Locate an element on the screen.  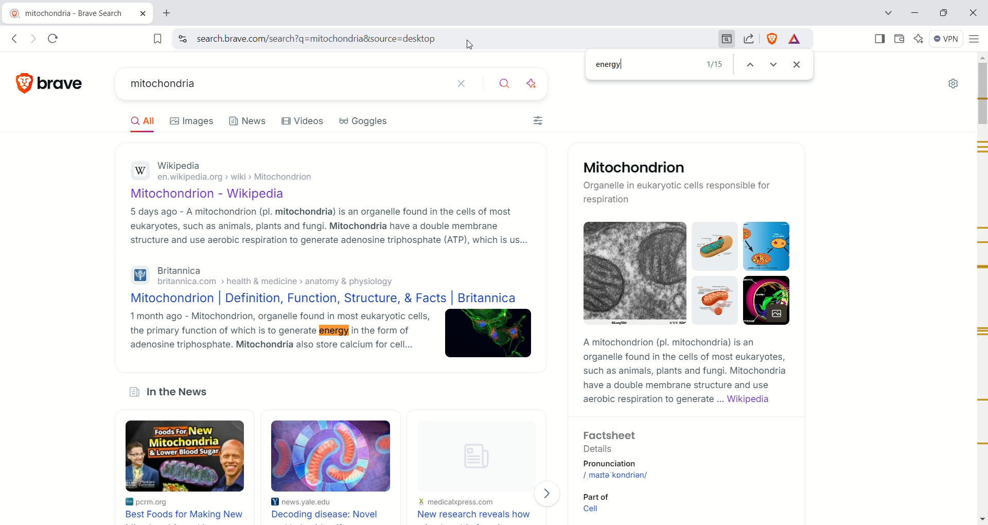
News is located at coordinates (248, 121).